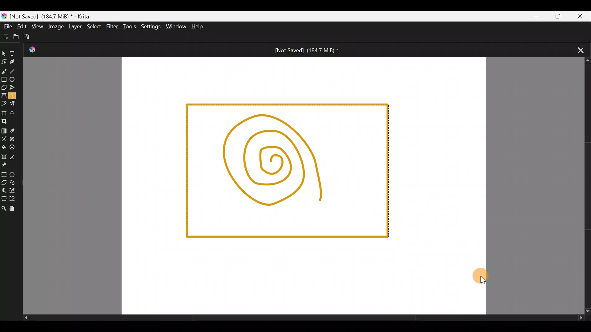 The height and width of the screenshot is (332, 591). What do you see at coordinates (94, 27) in the screenshot?
I see `Select` at bounding box center [94, 27].